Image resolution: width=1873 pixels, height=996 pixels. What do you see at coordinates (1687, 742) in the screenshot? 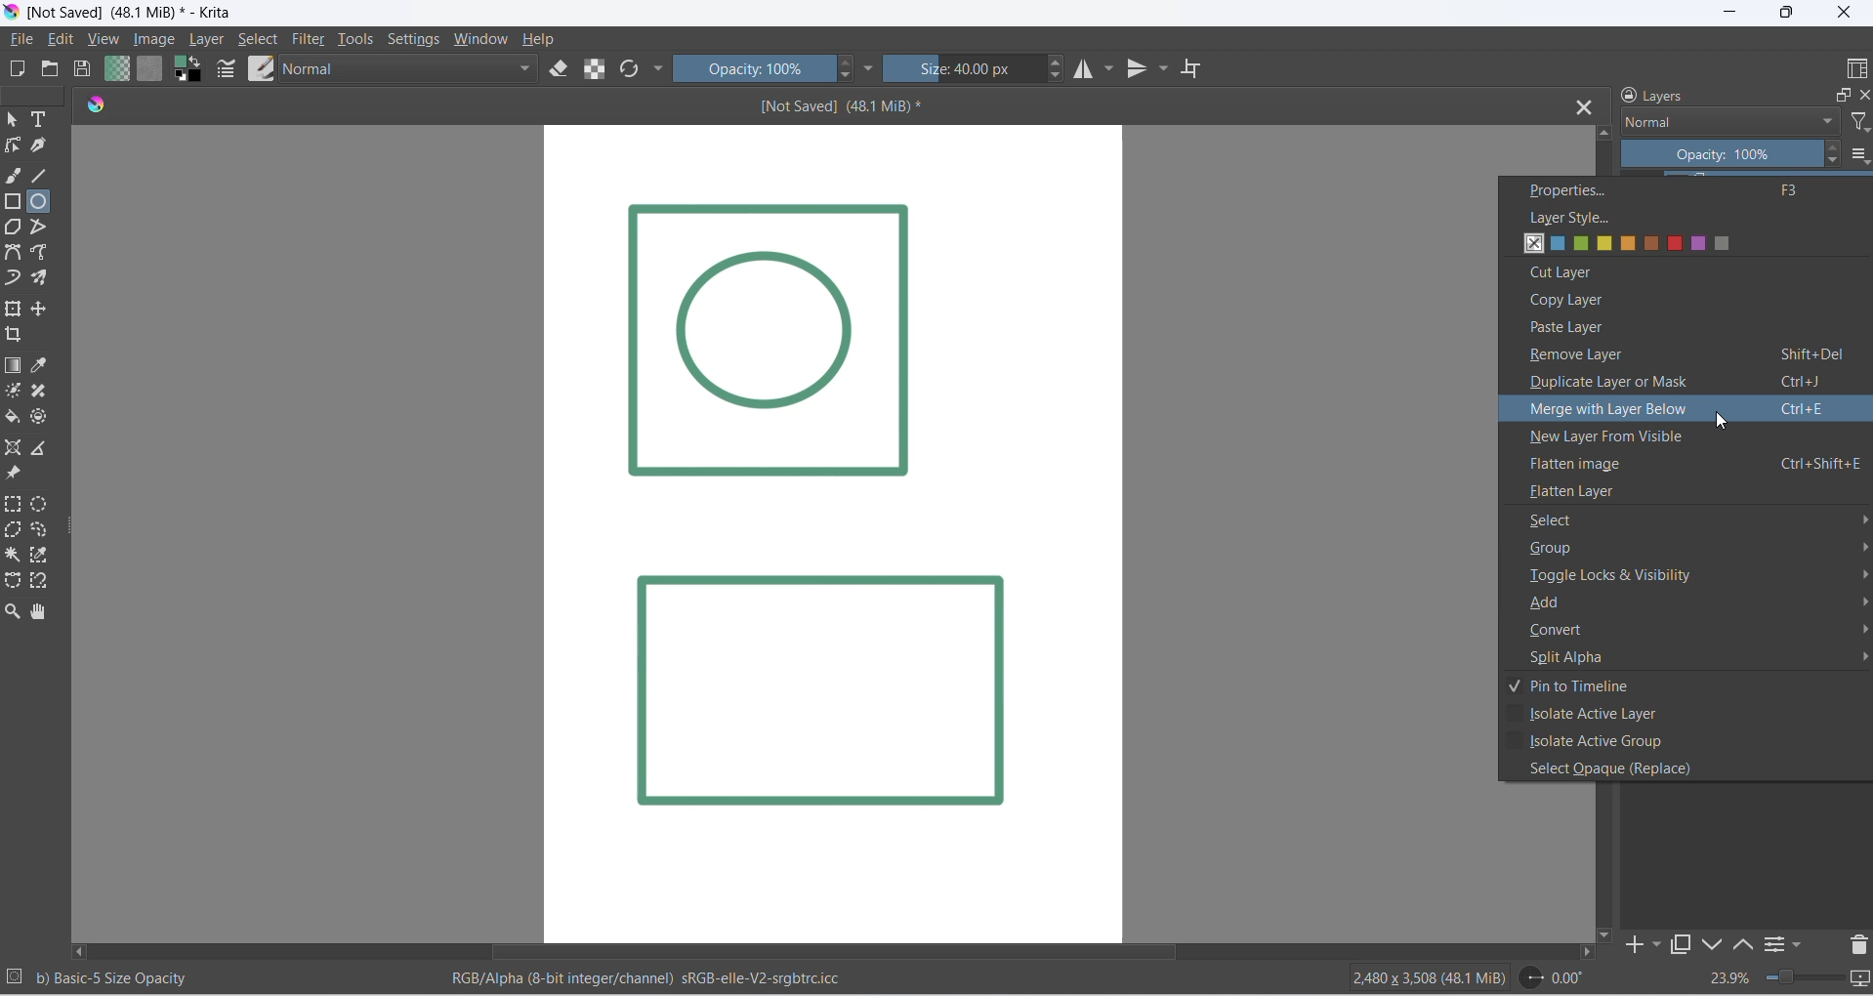
I see `active group` at bounding box center [1687, 742].